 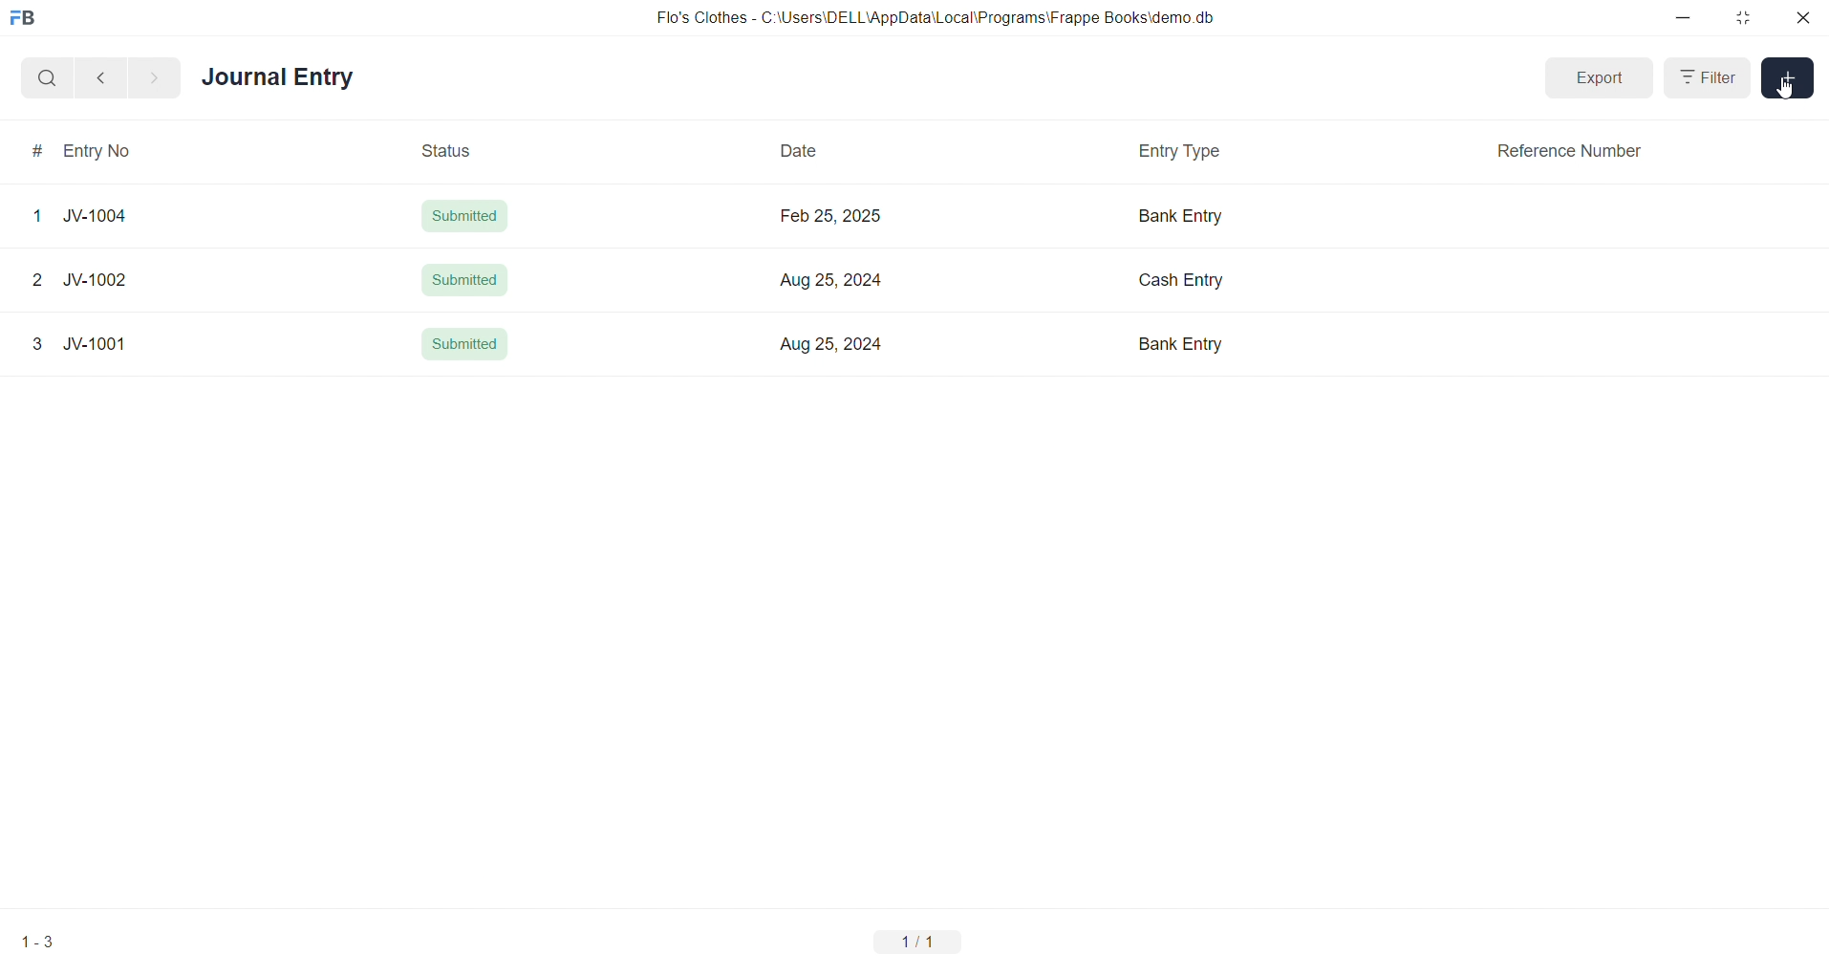 What do you see at coordinates (280, 79) in the screenshot?
I see `Journal Entry` at bounding box center [280, 79].